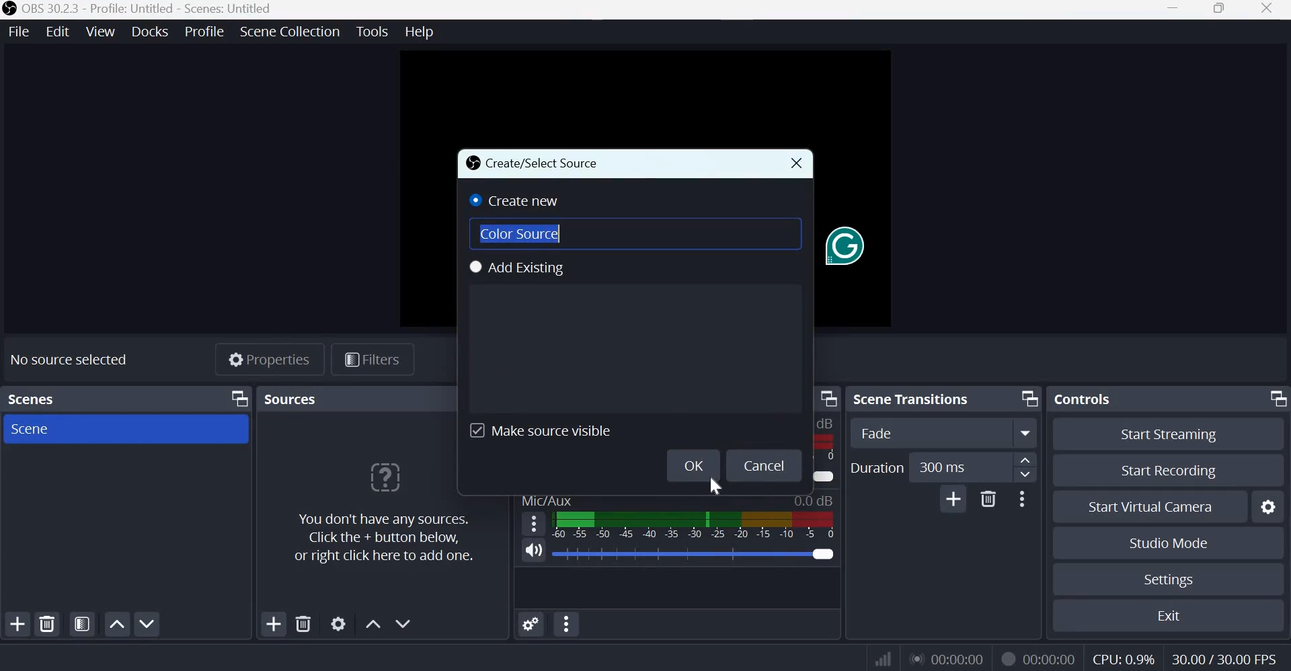 This screenshot has width=1291, height=671. I want to click on Add Source(s), so click(274, 624).